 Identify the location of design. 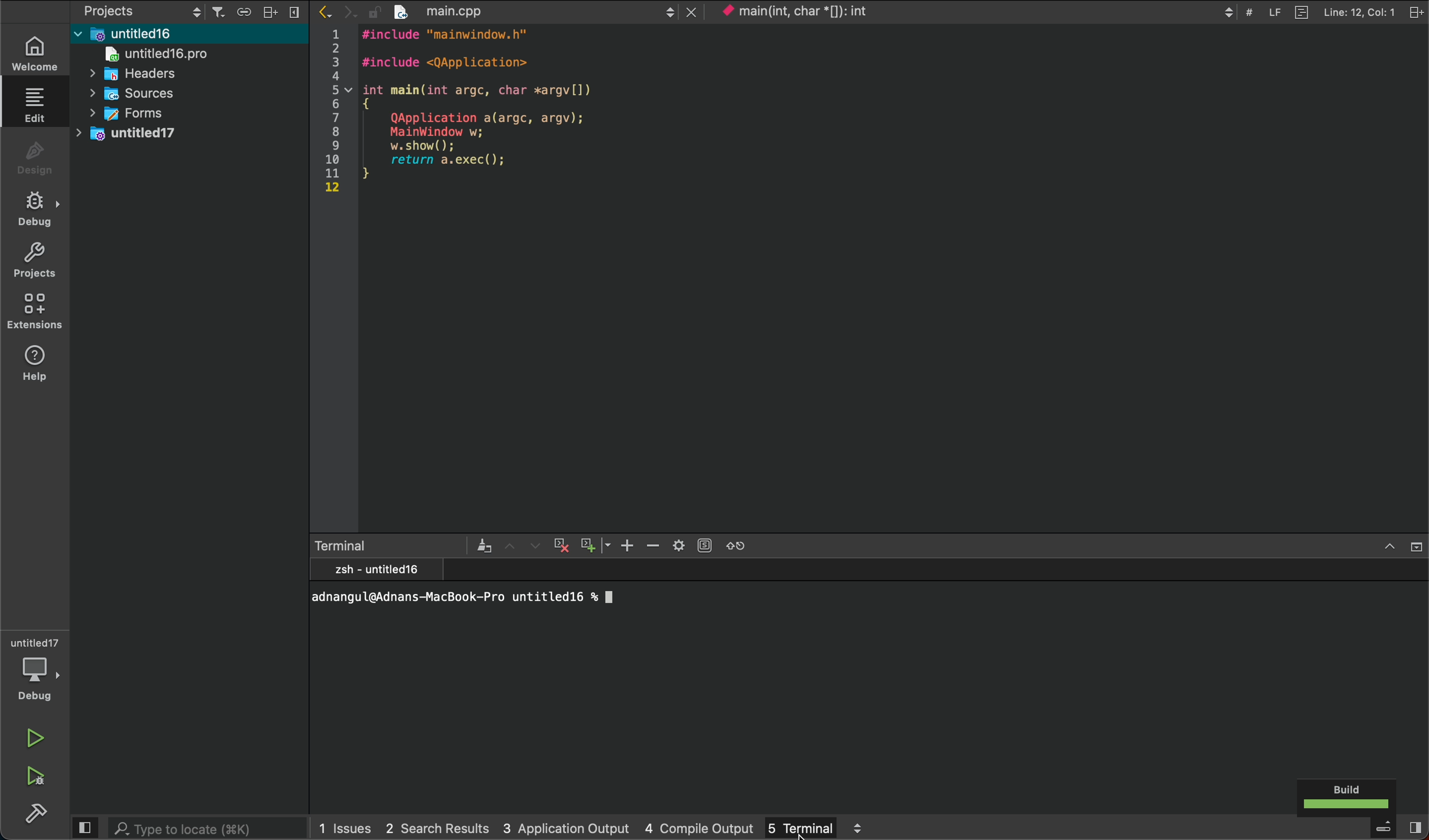
(32, 158).